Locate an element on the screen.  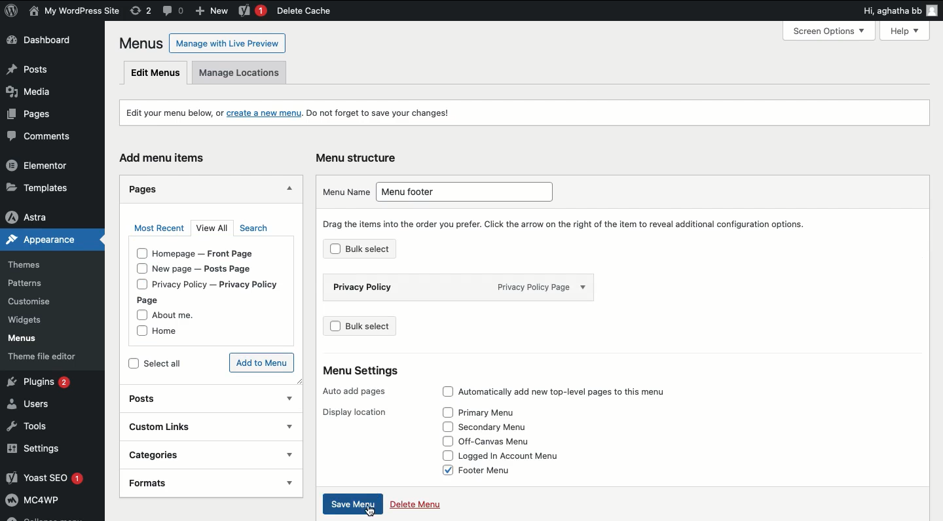
Check box is located at coordinates (442, 390).